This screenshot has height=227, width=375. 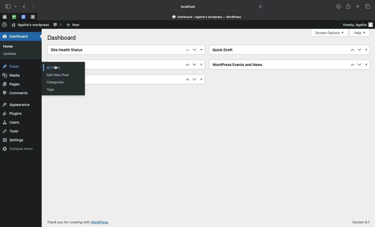 What do you see at coordinates (73, 25) in the screenshot?
I see `Add new` at bounding box center [73, 25].